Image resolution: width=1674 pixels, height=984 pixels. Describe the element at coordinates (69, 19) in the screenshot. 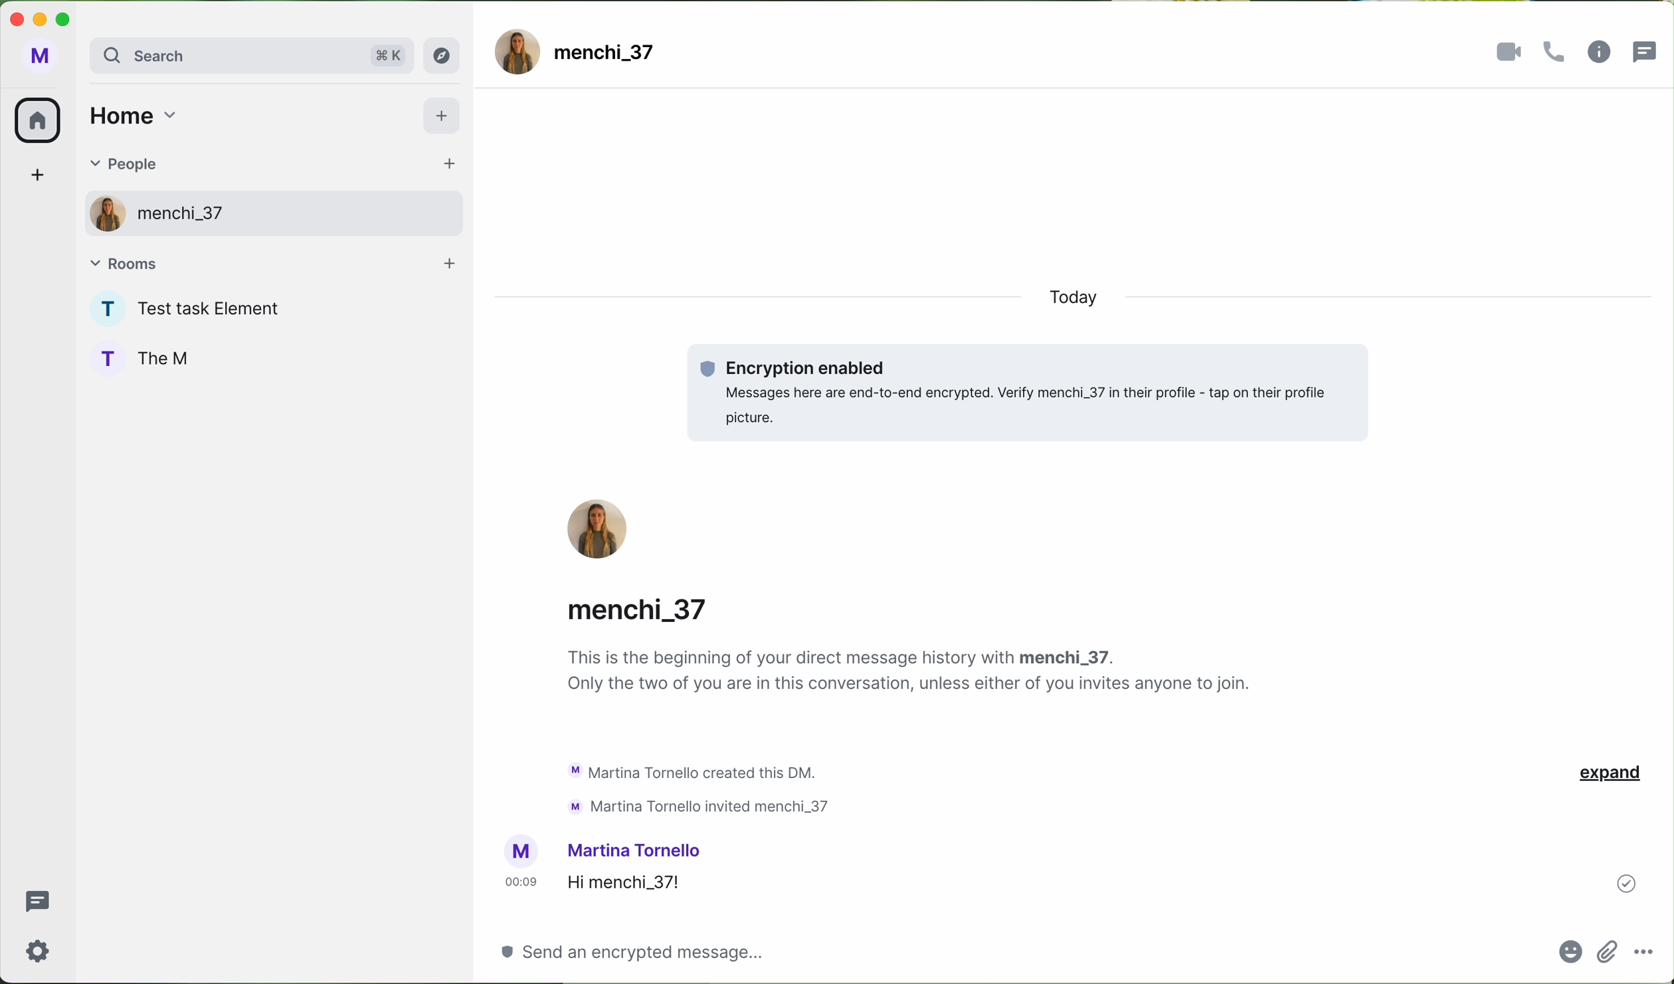

I see `maximize` at that location.